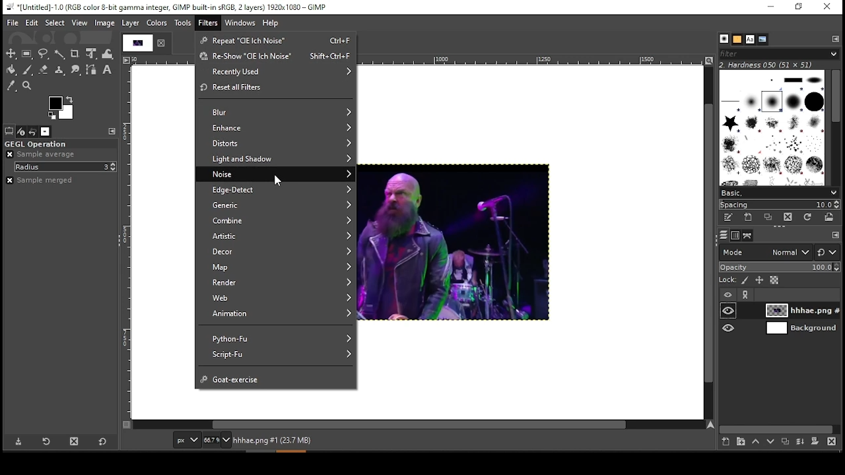 The image size is (845, 475). I want to click on switch to other mode groups, so click(828, 251).